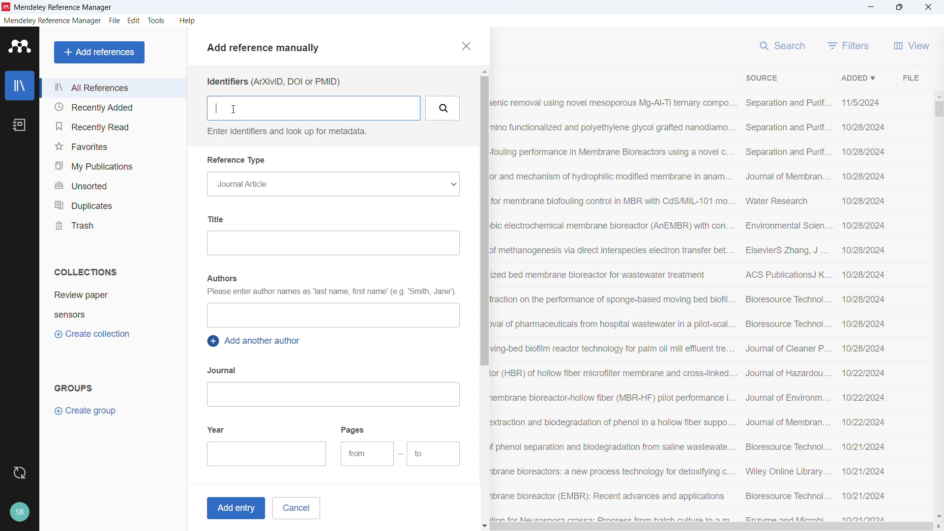  Describe the element at coordinates (296, 508) in the screenshot. I see `cancel ` at that location.